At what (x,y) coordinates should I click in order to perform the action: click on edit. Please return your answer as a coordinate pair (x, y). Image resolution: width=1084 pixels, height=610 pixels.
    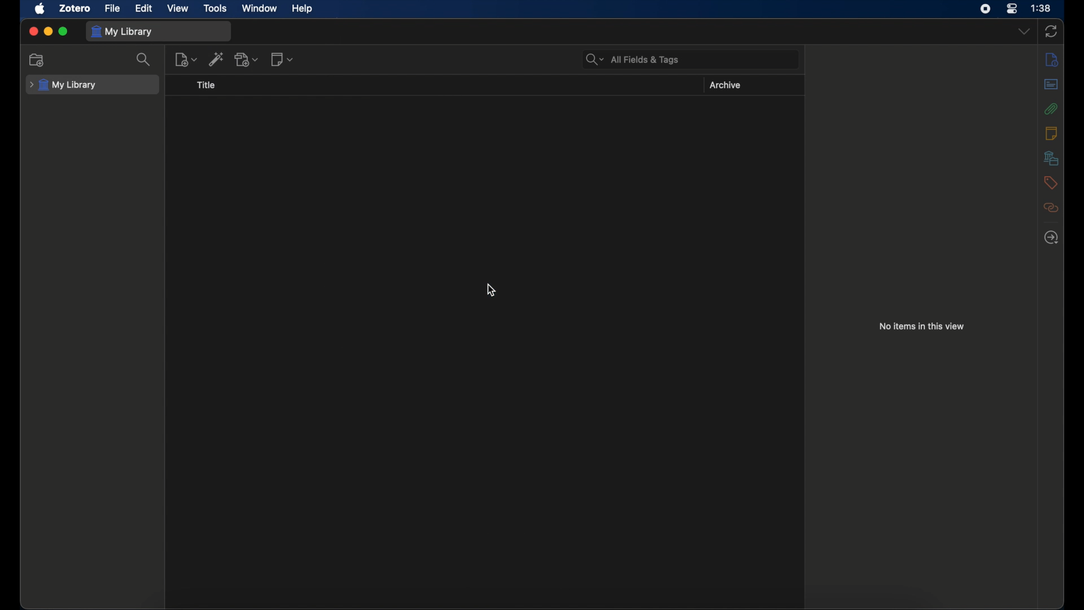
    Looking at the image, I should click on (143, 7).